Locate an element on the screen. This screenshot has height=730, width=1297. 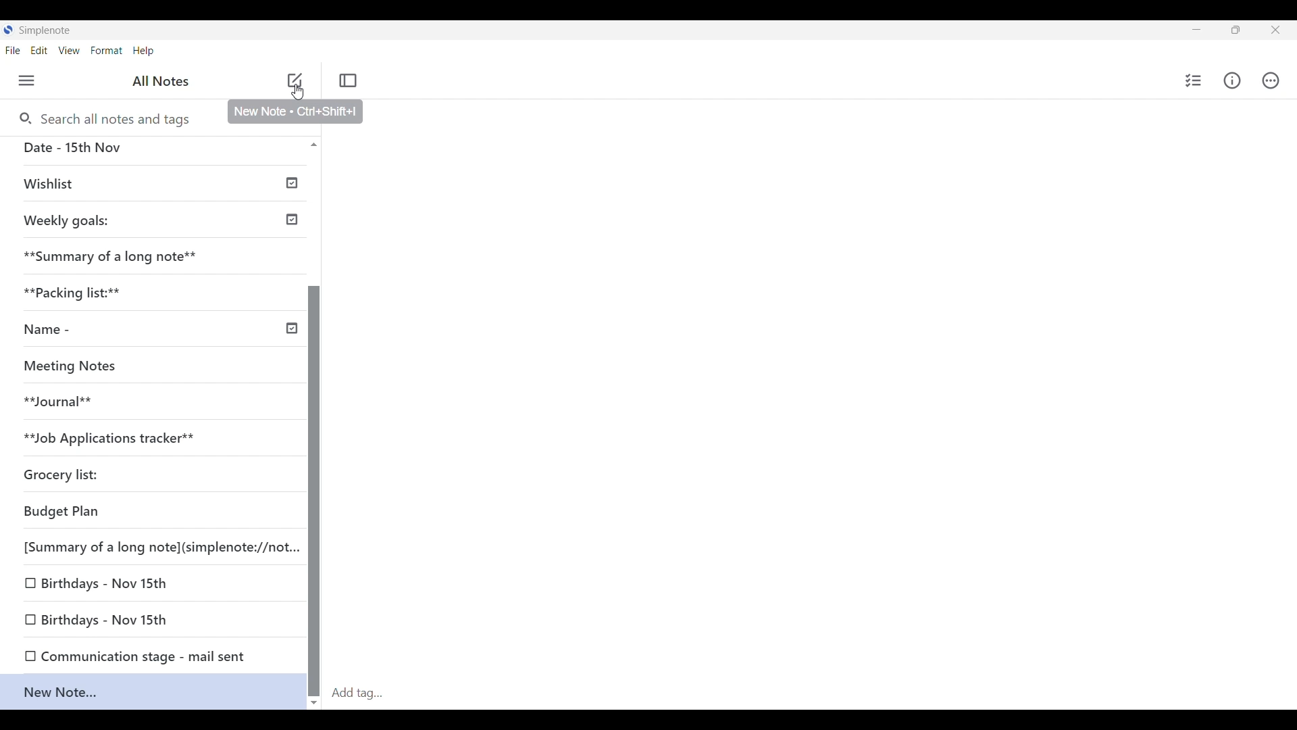
Budget Plan is located at coordinates (62, 512).